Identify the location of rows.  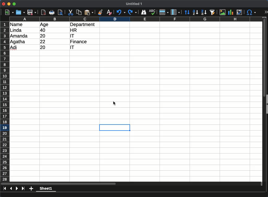
(164, 12).